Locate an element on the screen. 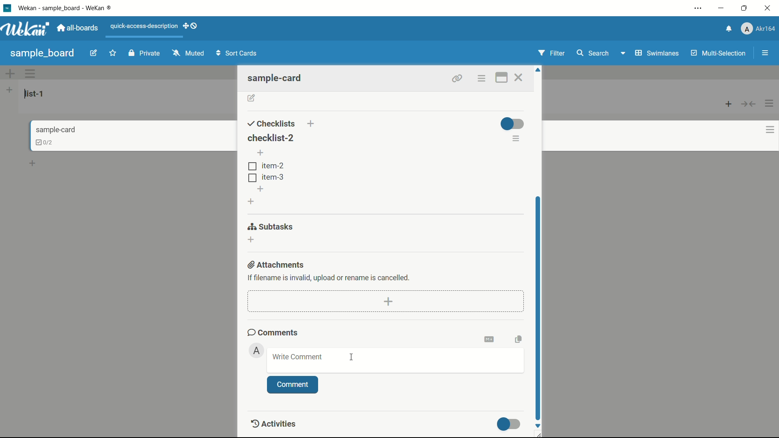  minimize is located at coordinates (722, 8).